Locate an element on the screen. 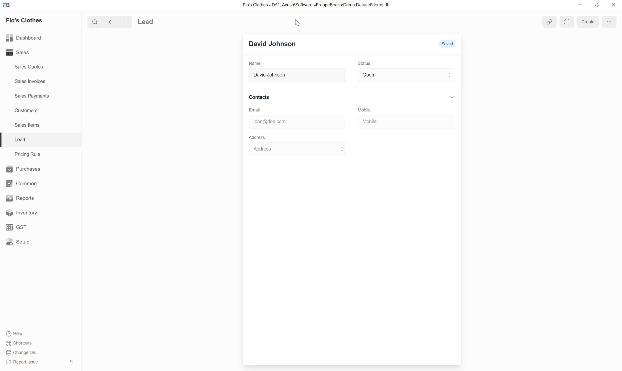 This screenshot has width=622, height=371. Name is located at coordinates (255, 63).